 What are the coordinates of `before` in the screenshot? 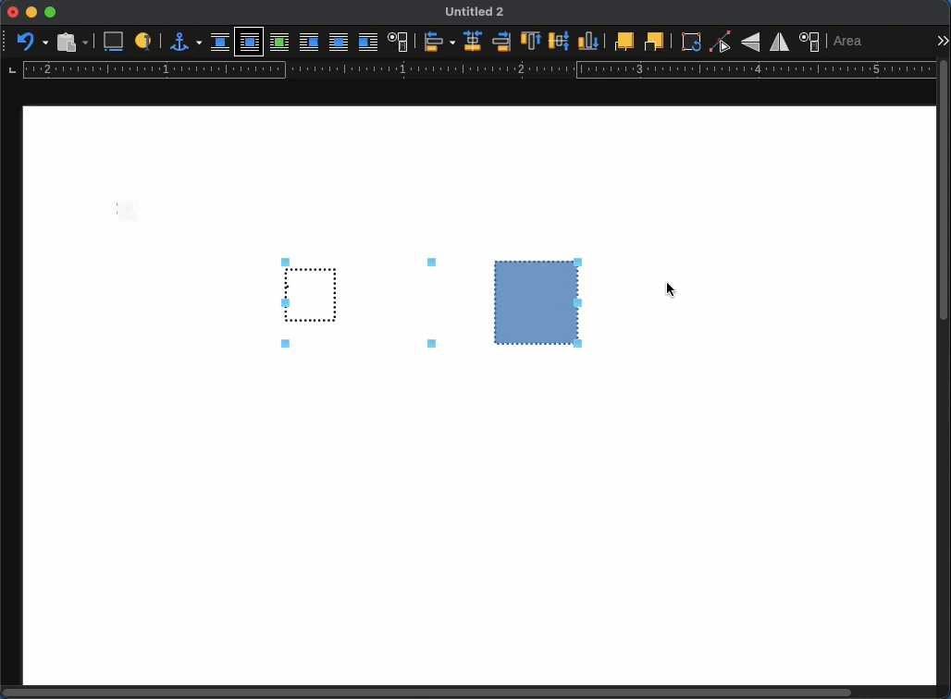 It's located at (309, 43).